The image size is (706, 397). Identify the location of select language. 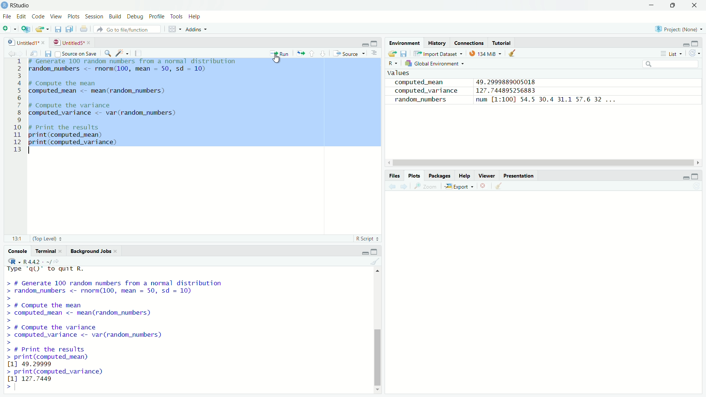
(392, 64).